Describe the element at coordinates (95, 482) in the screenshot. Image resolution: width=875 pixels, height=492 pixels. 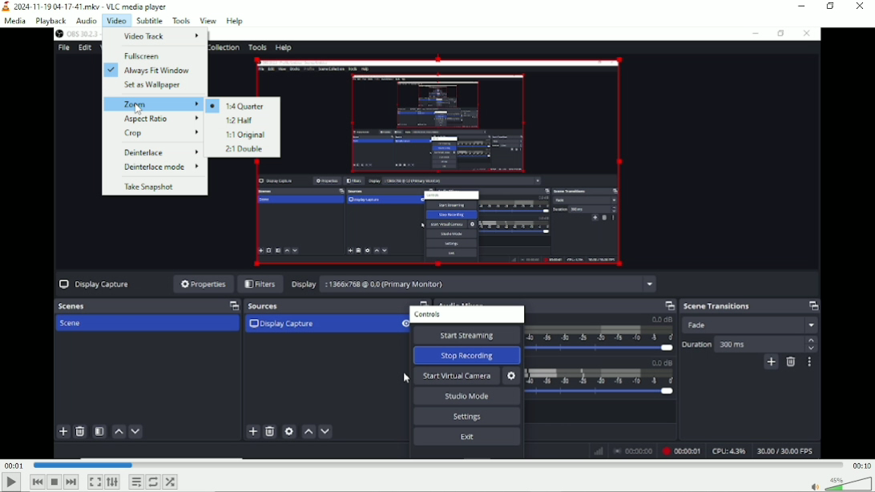
I see `` at that location.